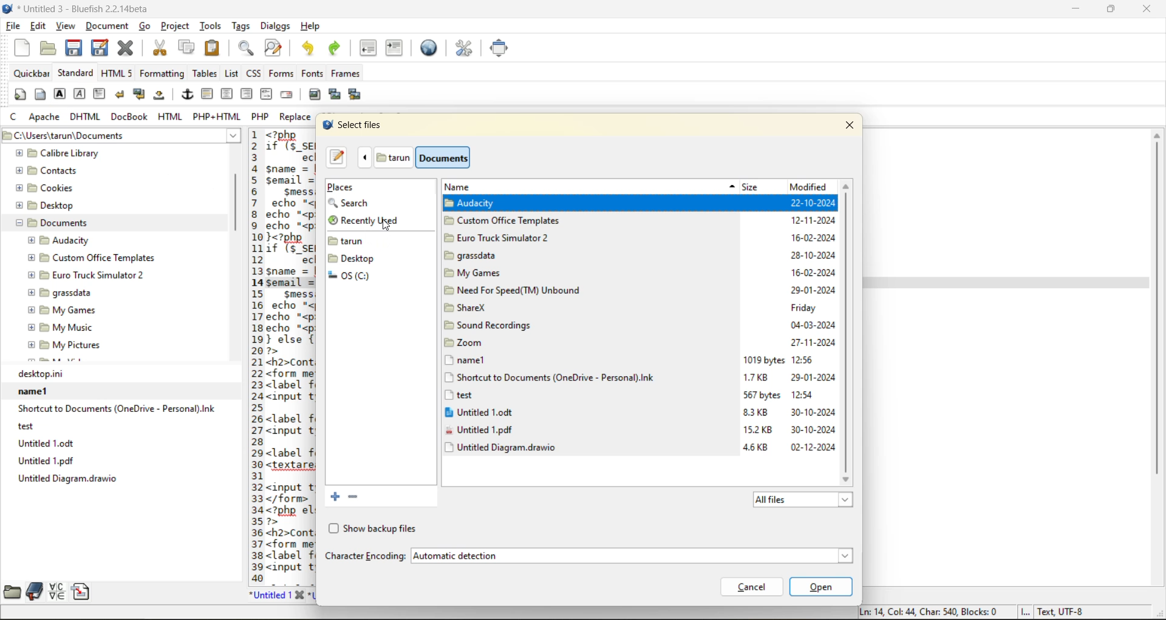  I want to click on name, so click(465, 187).